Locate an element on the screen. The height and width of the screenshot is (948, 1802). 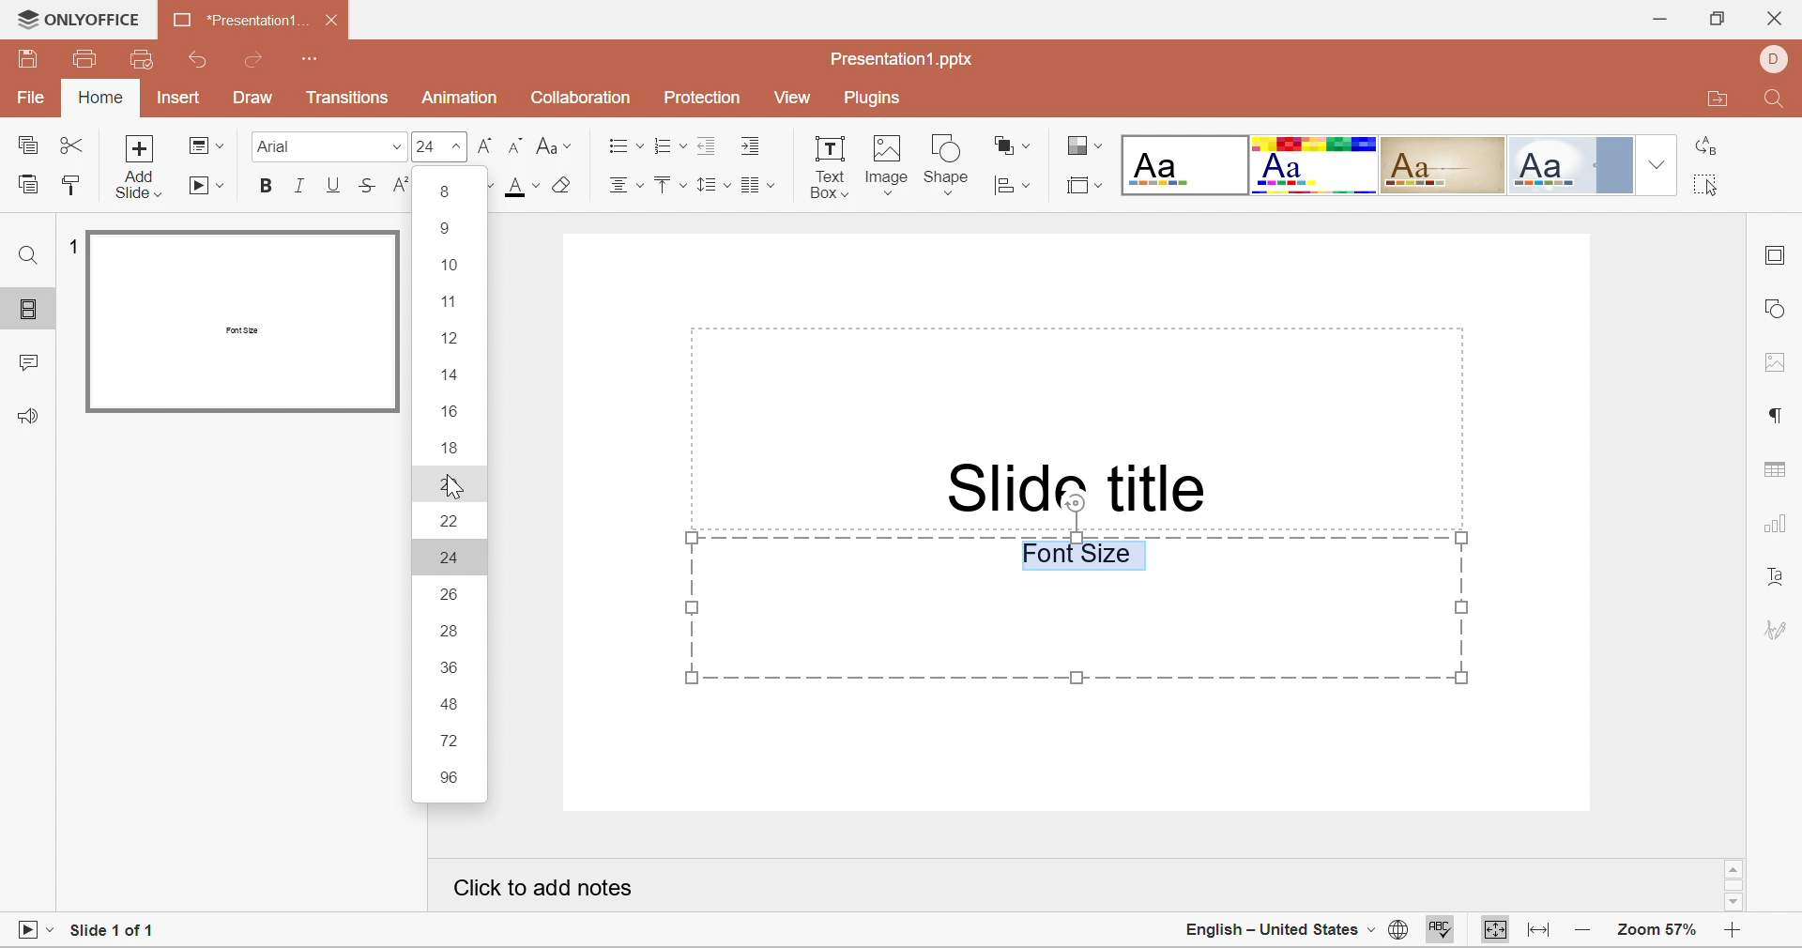
Change case is located at coordinates (554, 147).